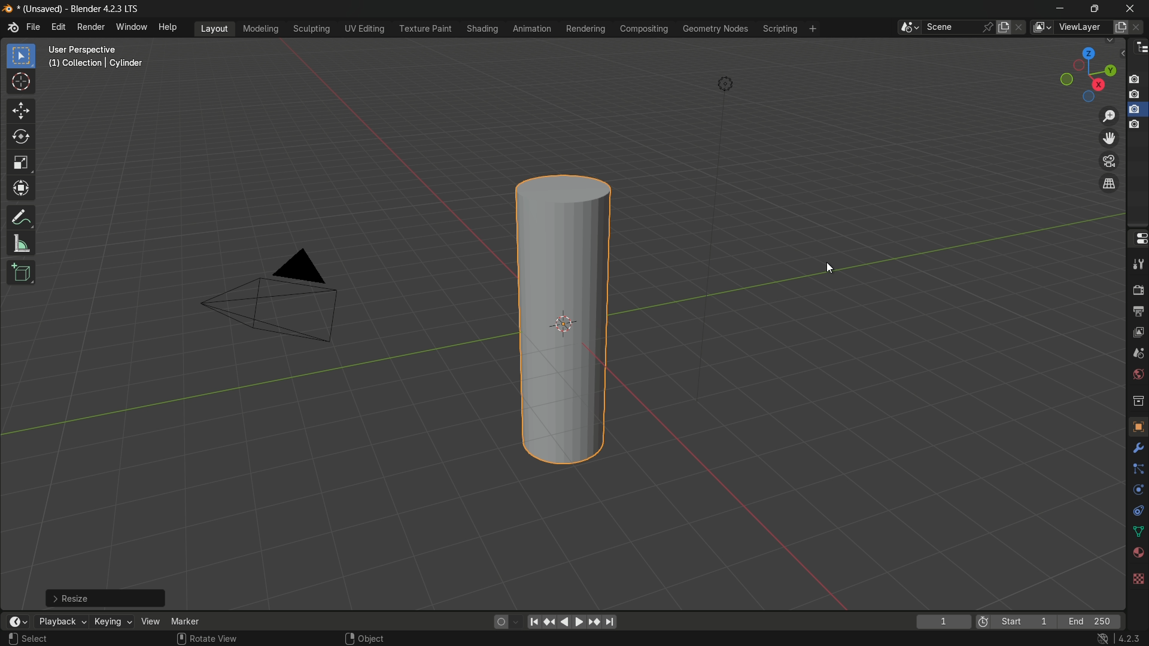  I want to click on keying, so click(113, 621).